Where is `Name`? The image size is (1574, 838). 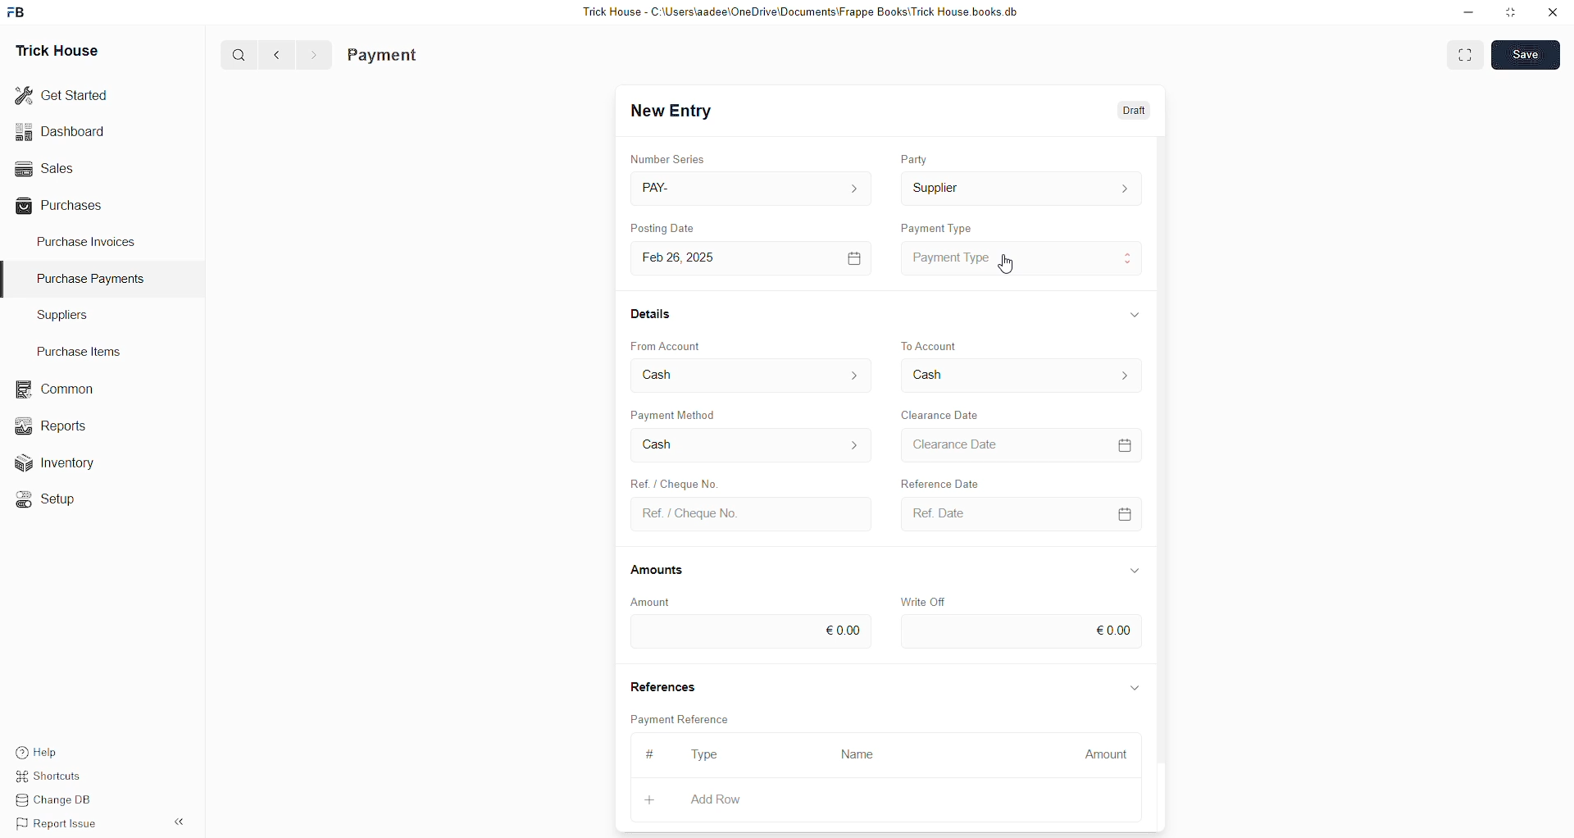
Name is located at coordinates (858, 755).